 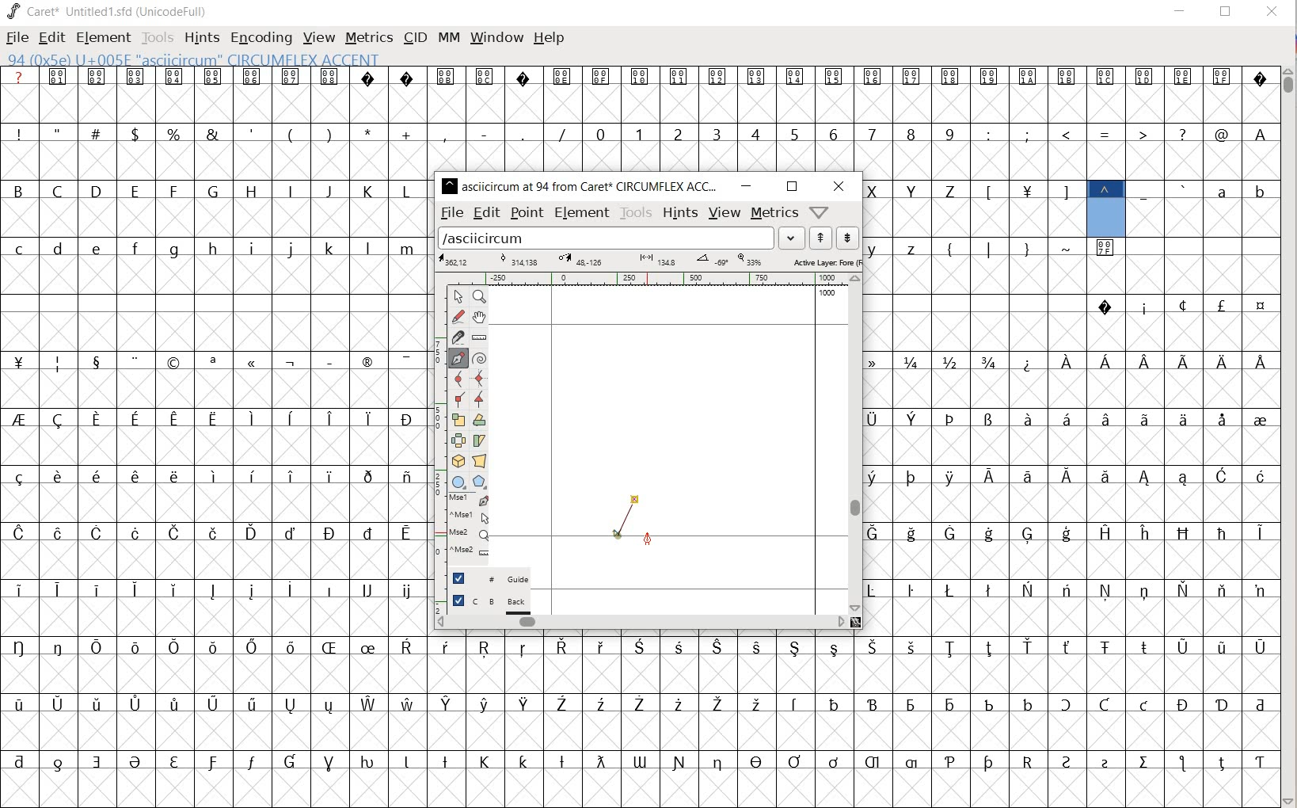 What do you see at coordinates (478, 421) in the screenshot?
I see `Rotate the selection` at bounding box center [478, 421].